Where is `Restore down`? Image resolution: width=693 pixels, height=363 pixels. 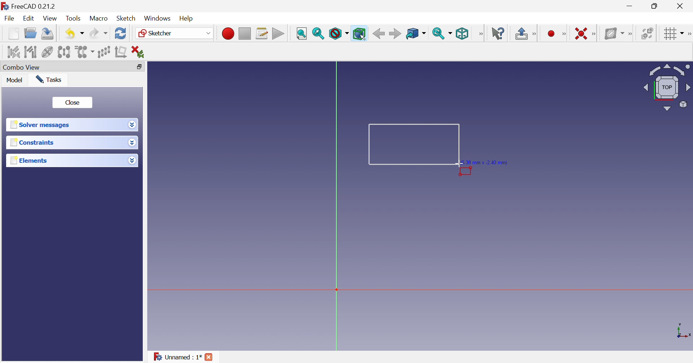 Restore down is located at coordinates (656, 6).